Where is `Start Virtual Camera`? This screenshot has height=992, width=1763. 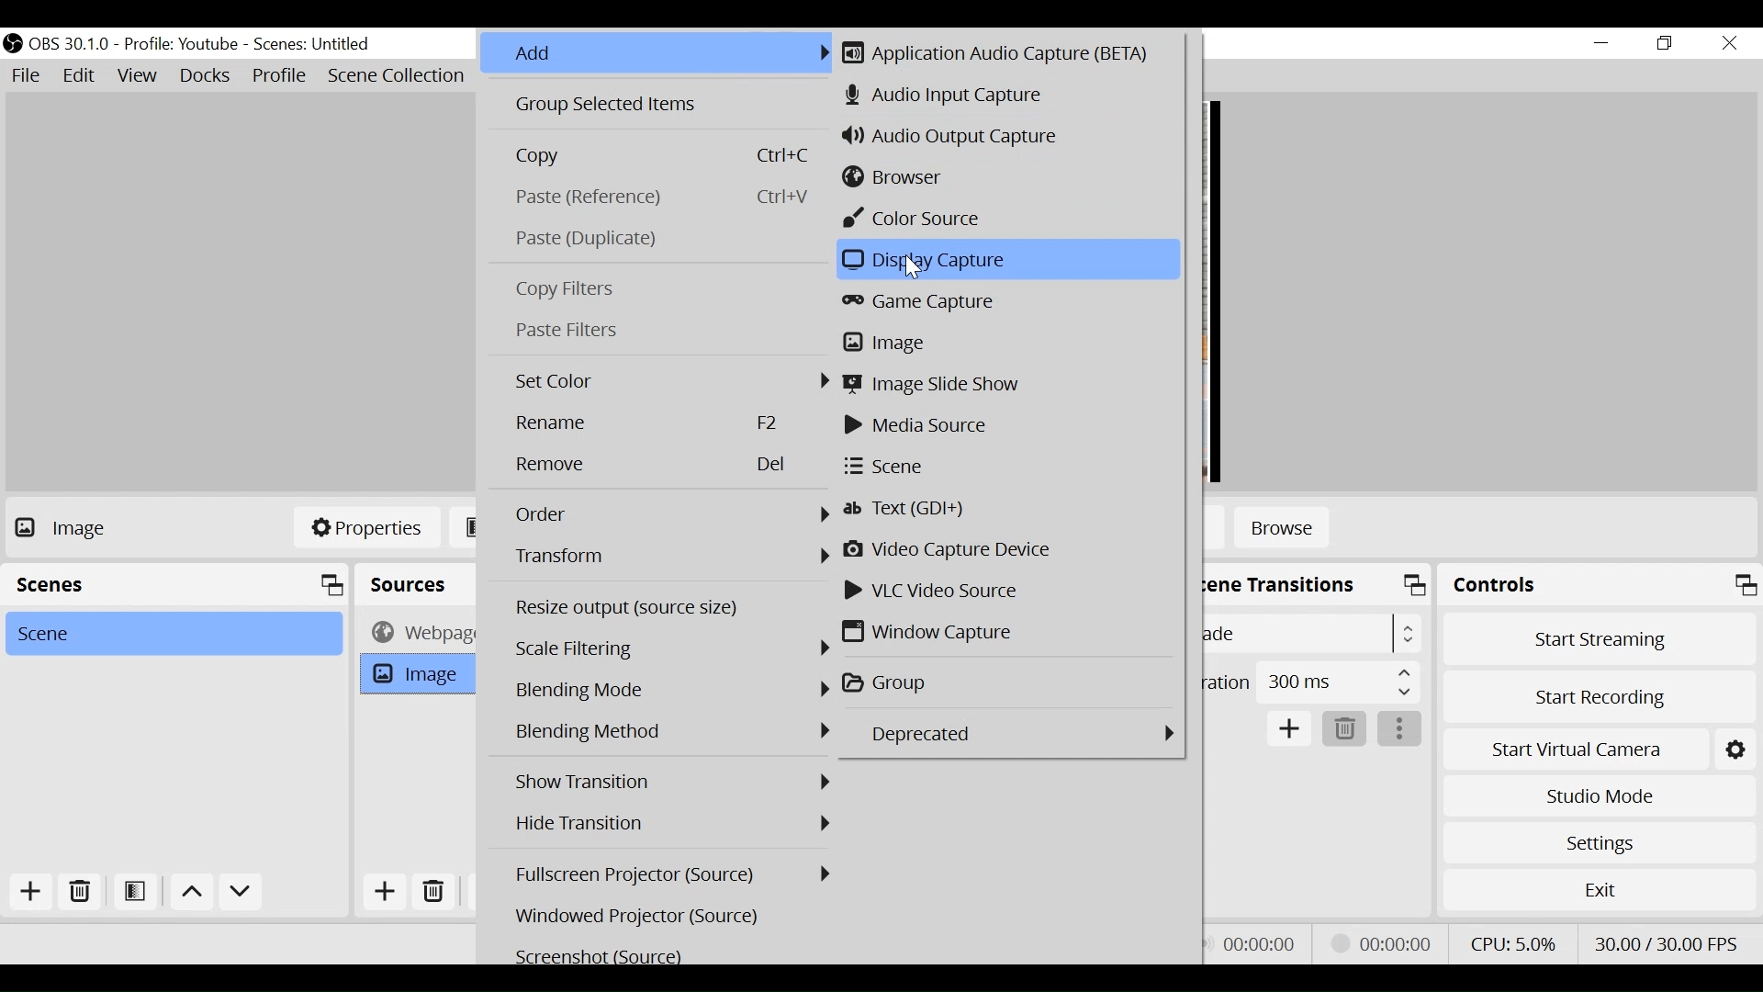 Start Virtual Camera is located at coordinates (1574, 750).